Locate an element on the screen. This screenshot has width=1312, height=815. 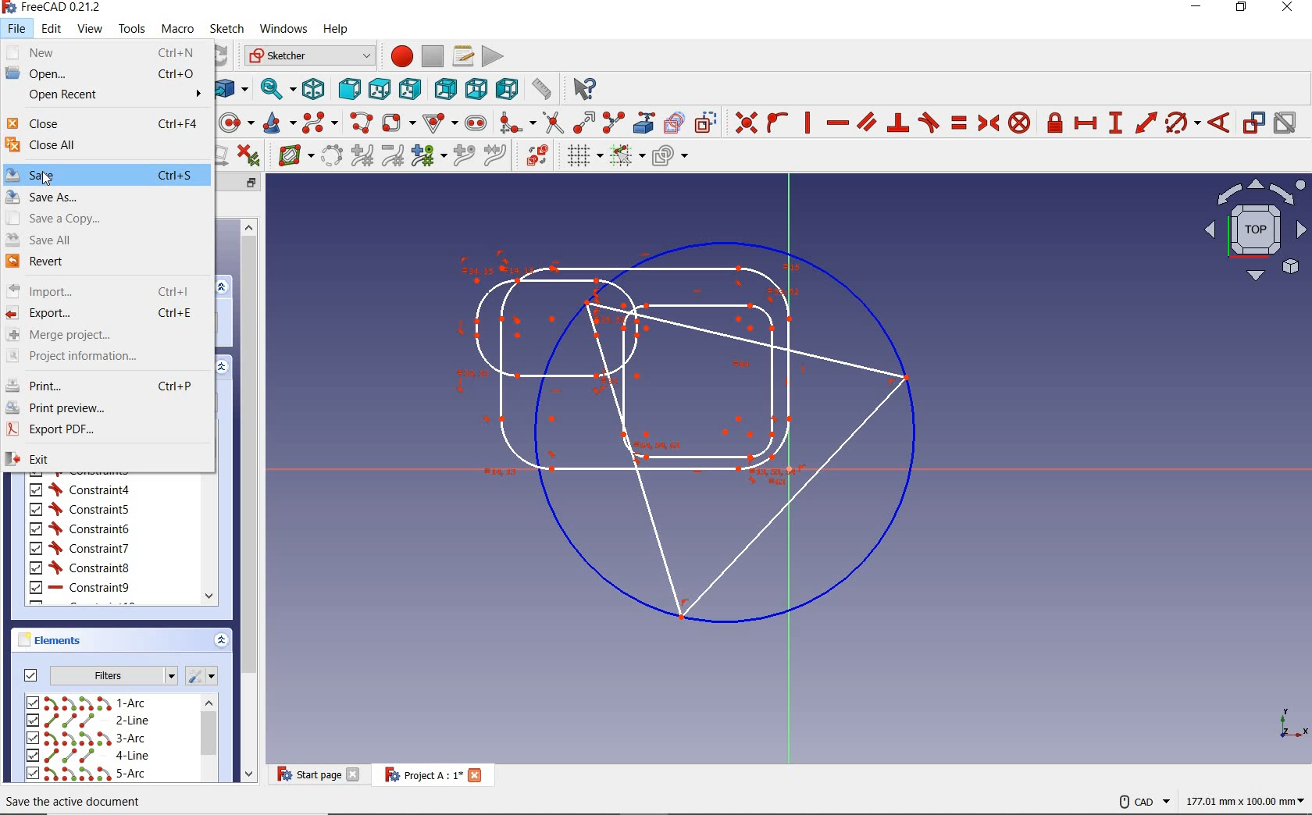
constrain symmetrical is located at coordinates (988, 123).